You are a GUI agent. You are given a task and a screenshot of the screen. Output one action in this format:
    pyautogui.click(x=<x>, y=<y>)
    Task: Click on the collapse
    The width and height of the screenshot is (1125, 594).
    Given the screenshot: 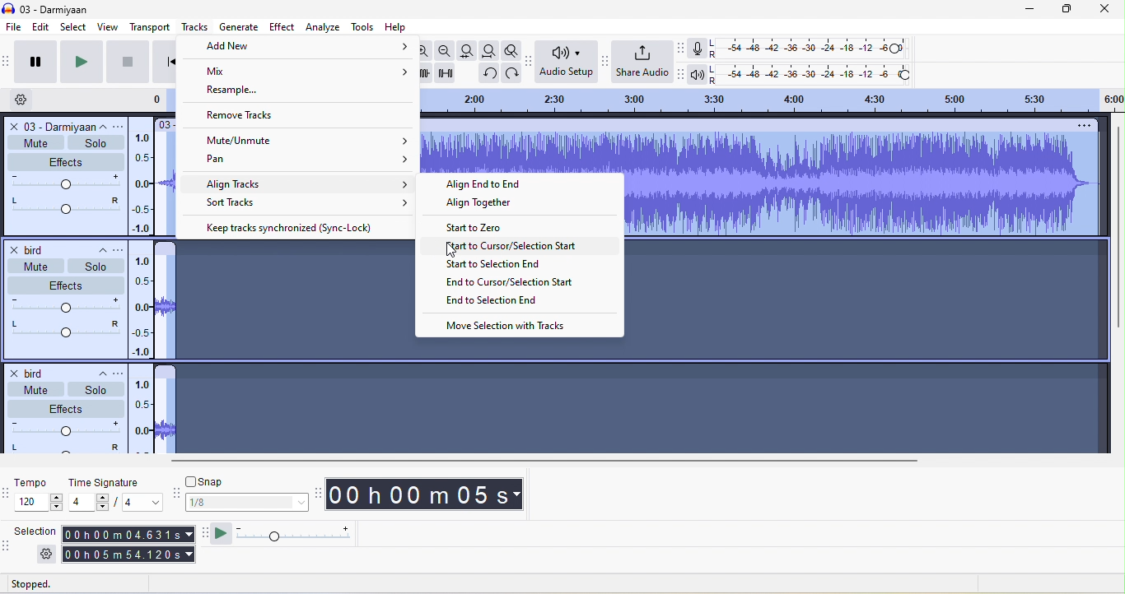 What is the action you would take?
    pyautogui.click(x=98, y=376)
    